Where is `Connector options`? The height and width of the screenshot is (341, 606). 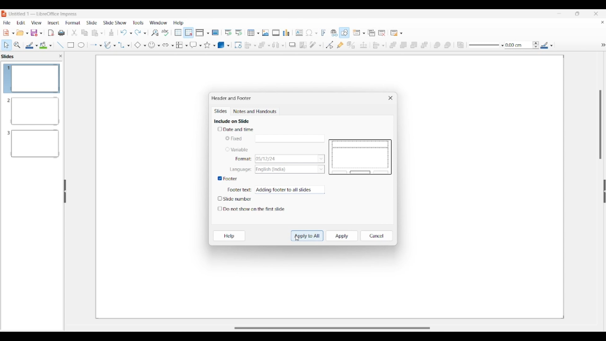 Connector options is located at coordinates (124, 45).